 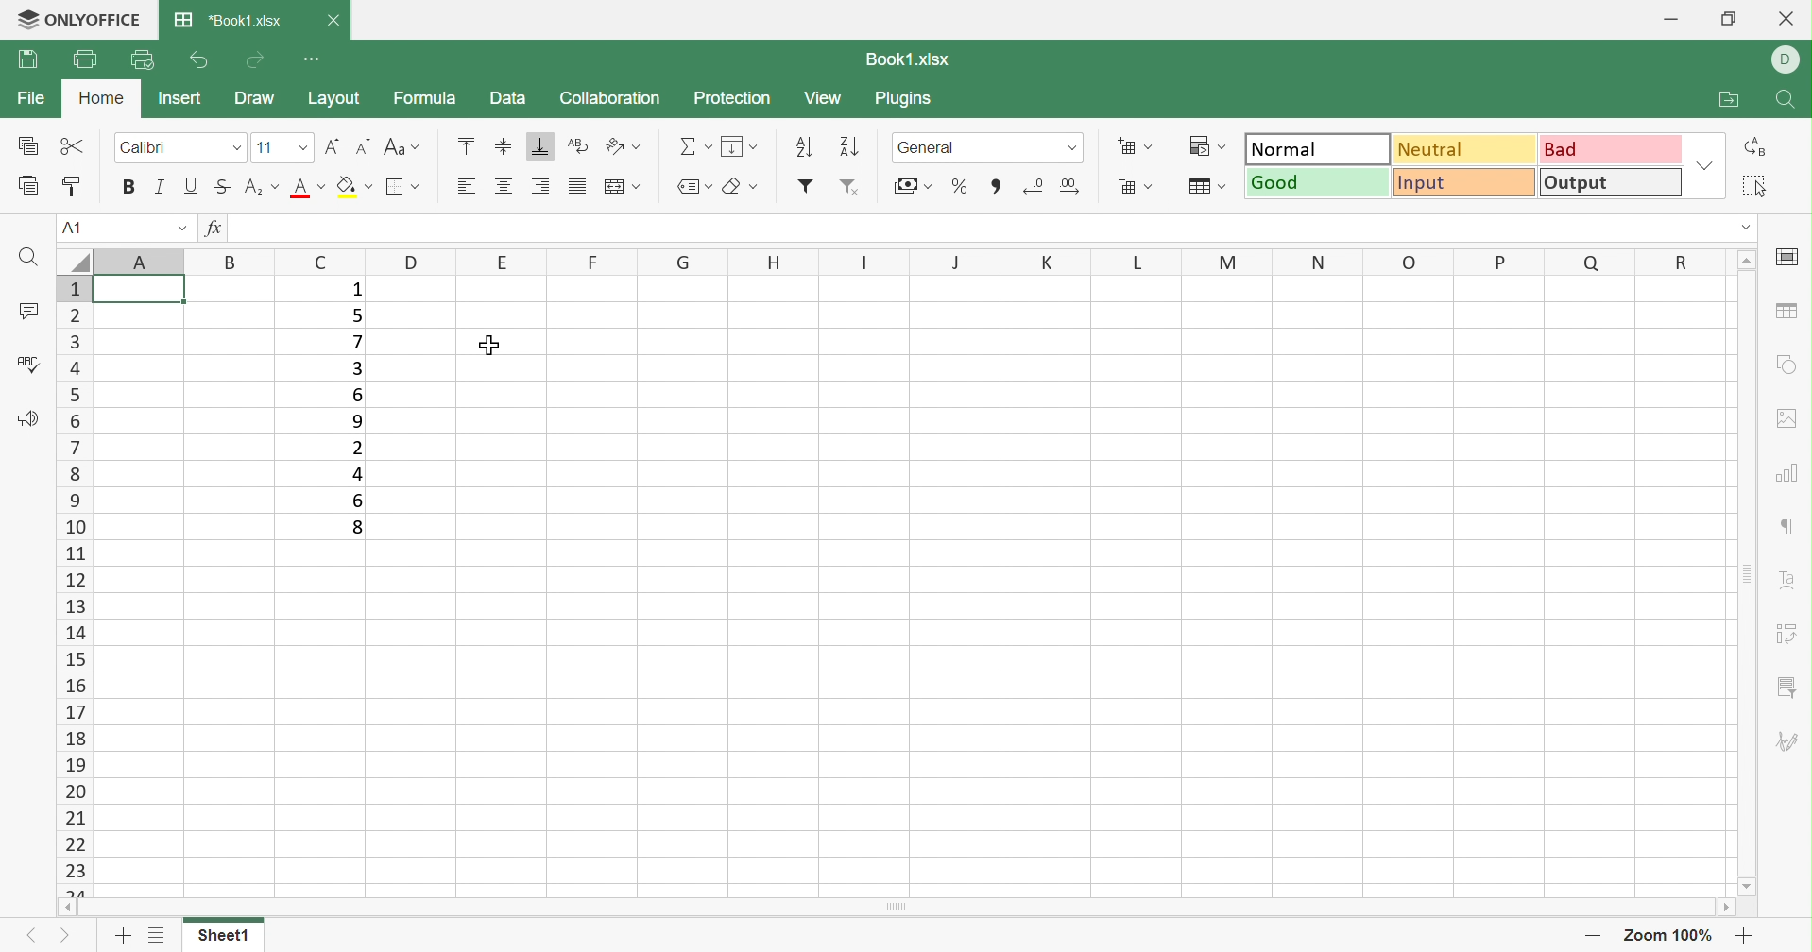 What do you see at coordinates (504, 186) in the screenshot?
I see `Align Center` at bounding box center [504, 186].